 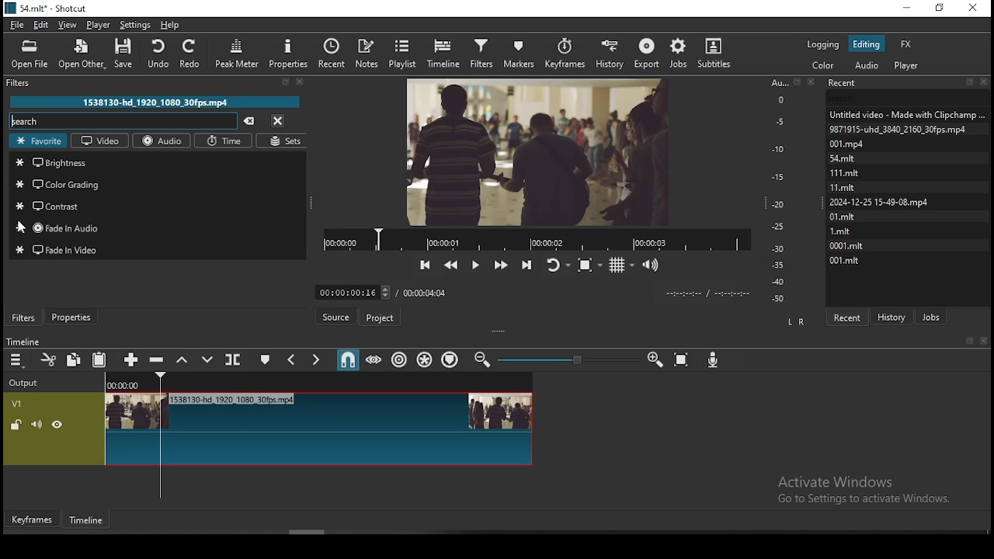 I want to click on favorite, so click(x=38, y=141).